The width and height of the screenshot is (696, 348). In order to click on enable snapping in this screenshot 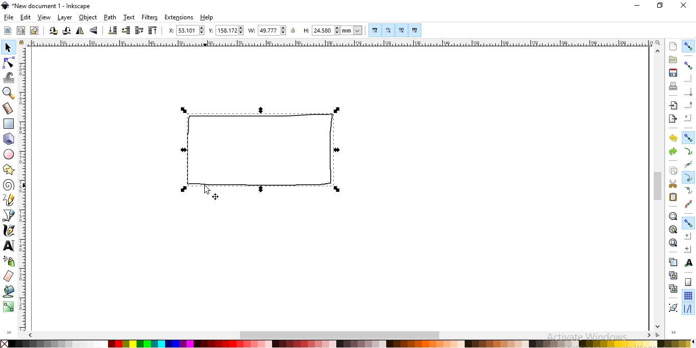, I will do `click(688, 46)`.